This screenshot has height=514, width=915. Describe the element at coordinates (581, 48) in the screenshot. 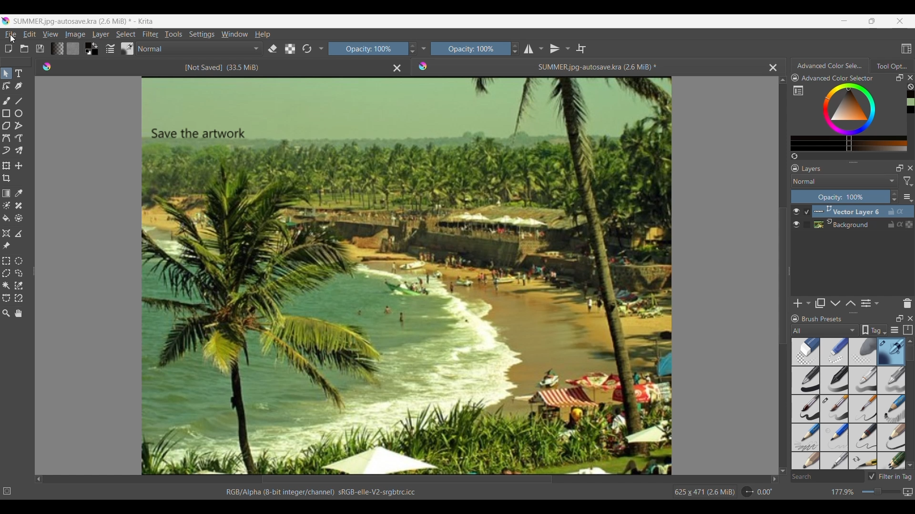

I see `Wrap around mode` at that location.